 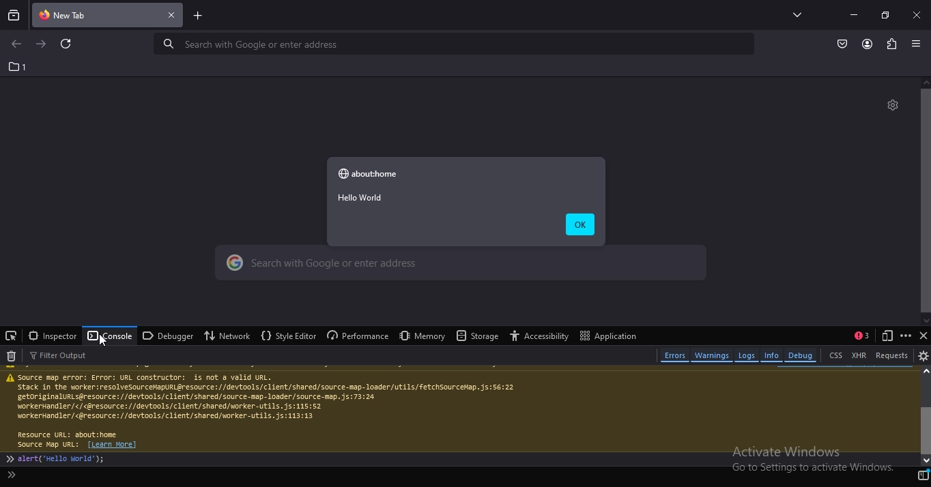 I want to click on save to pocket, so click(x=843, y=44).